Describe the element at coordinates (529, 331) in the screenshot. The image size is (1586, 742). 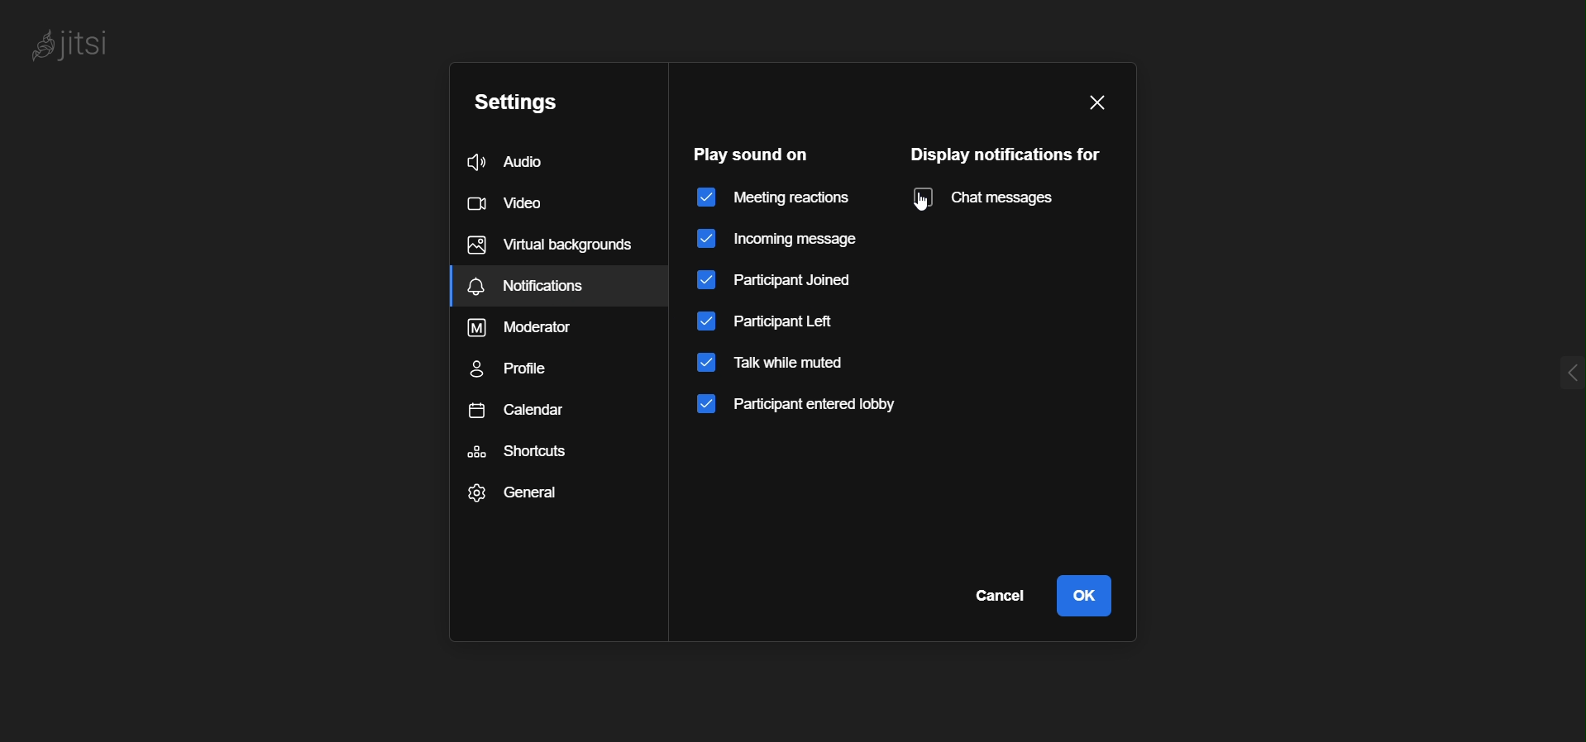
I see `moderator` at that location.